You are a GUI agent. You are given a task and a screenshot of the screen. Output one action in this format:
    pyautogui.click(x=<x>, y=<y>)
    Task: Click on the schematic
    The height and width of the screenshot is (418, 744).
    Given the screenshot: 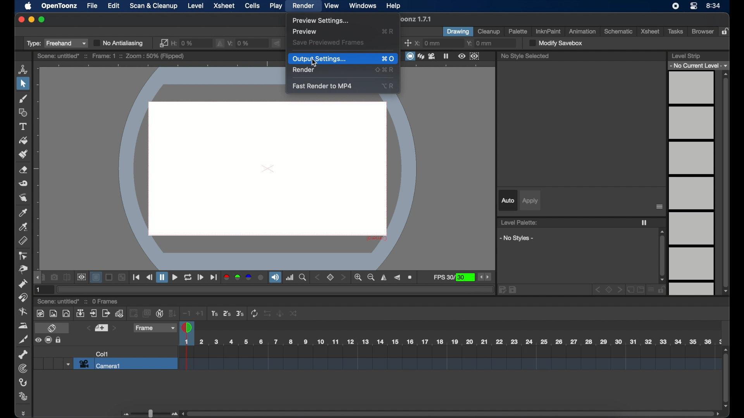 What is the action you would take?
    pyautogui.click(x=619, y=31)
    